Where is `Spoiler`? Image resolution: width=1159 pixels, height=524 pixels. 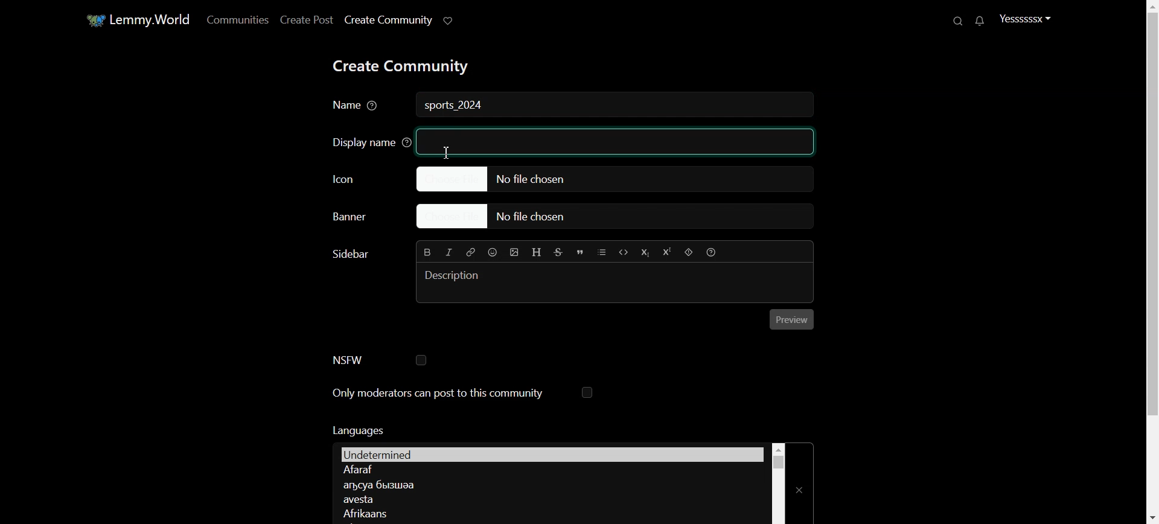 Spoiler is located at coordinates (689, 252).